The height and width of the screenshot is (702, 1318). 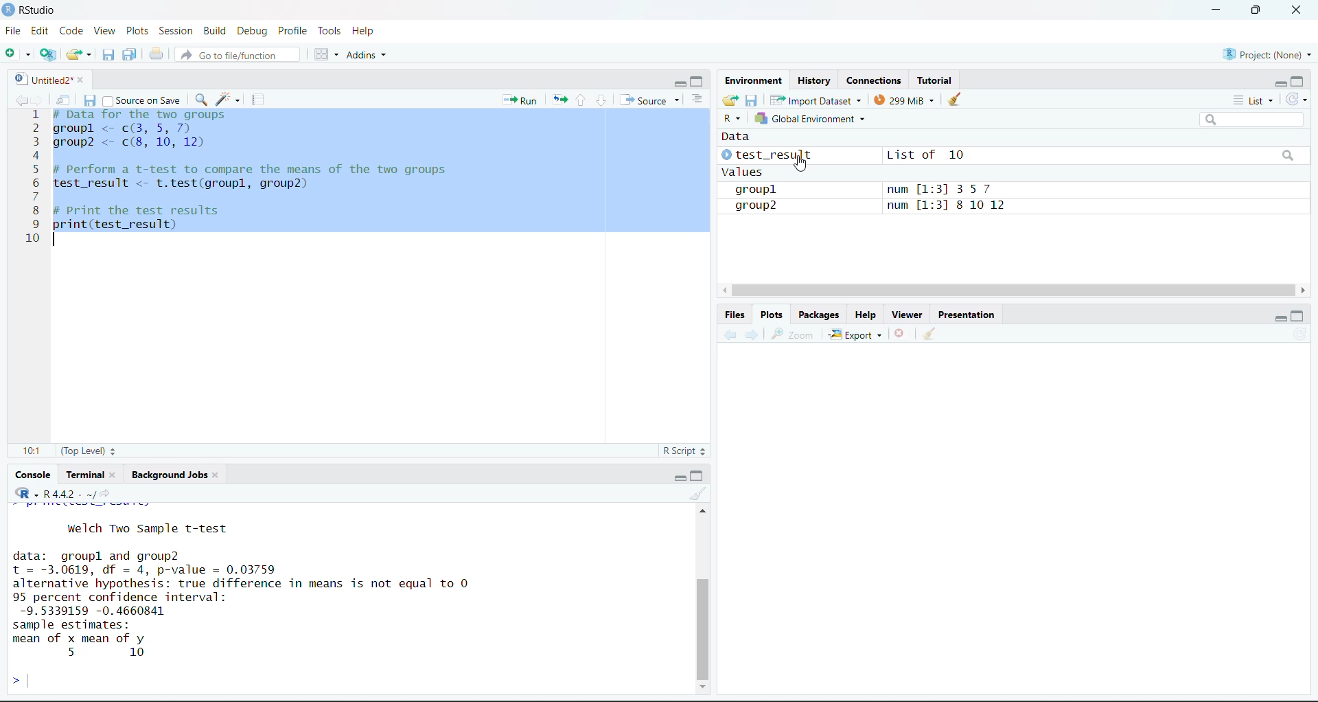 I want to click on addins, so click(x=369, y=54).